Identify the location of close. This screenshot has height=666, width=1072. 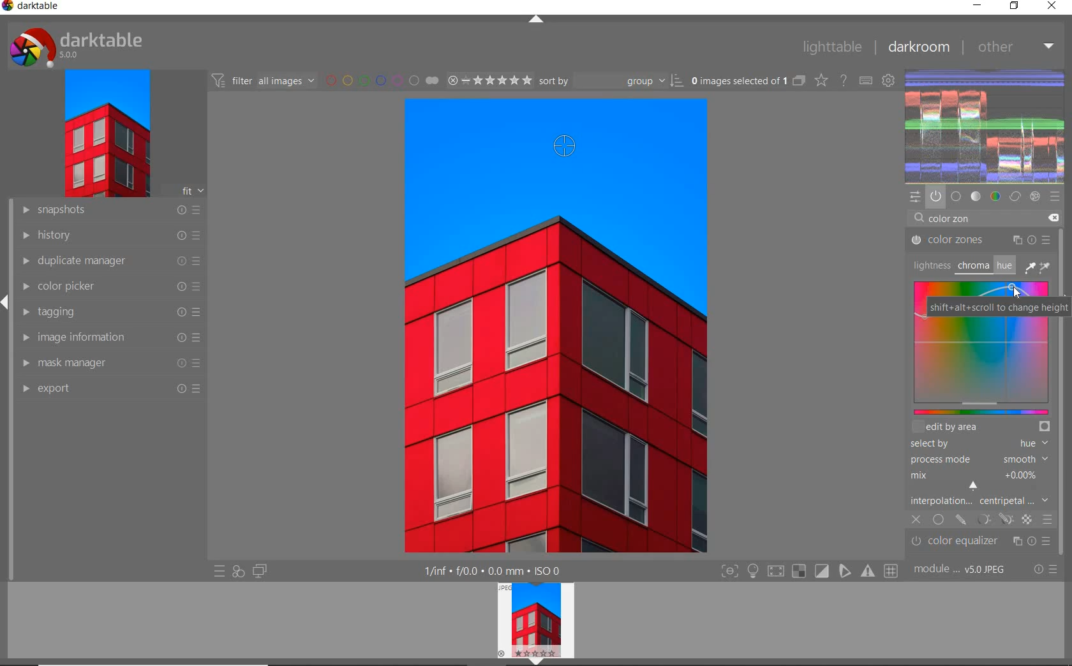
(1052, 6).